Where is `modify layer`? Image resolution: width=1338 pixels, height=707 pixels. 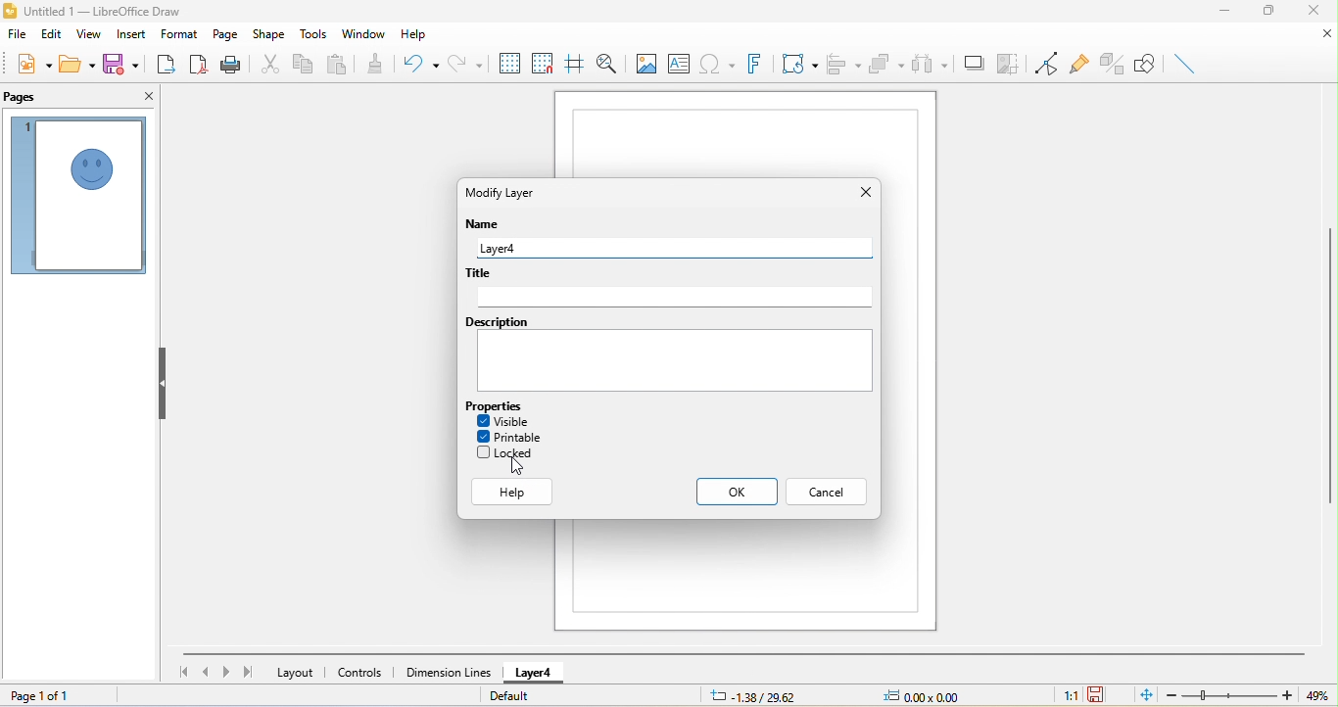 modify layer is located at coordinates (513, 192).